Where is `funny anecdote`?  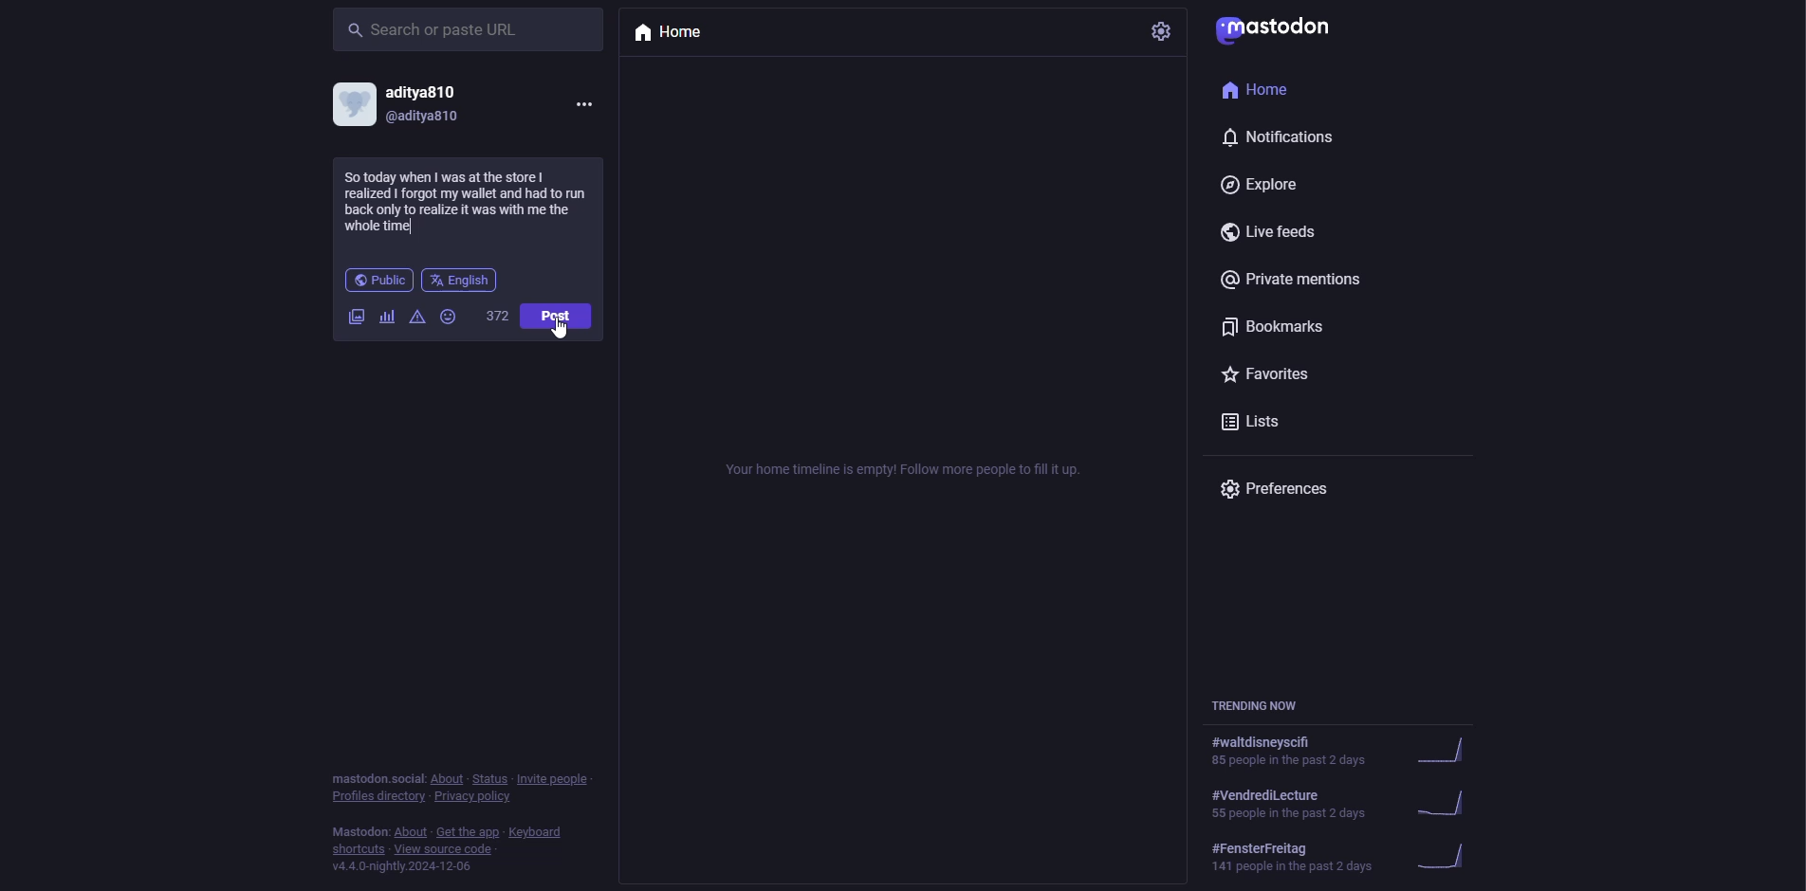 funny anecdote is located at coordinates (465, 201).